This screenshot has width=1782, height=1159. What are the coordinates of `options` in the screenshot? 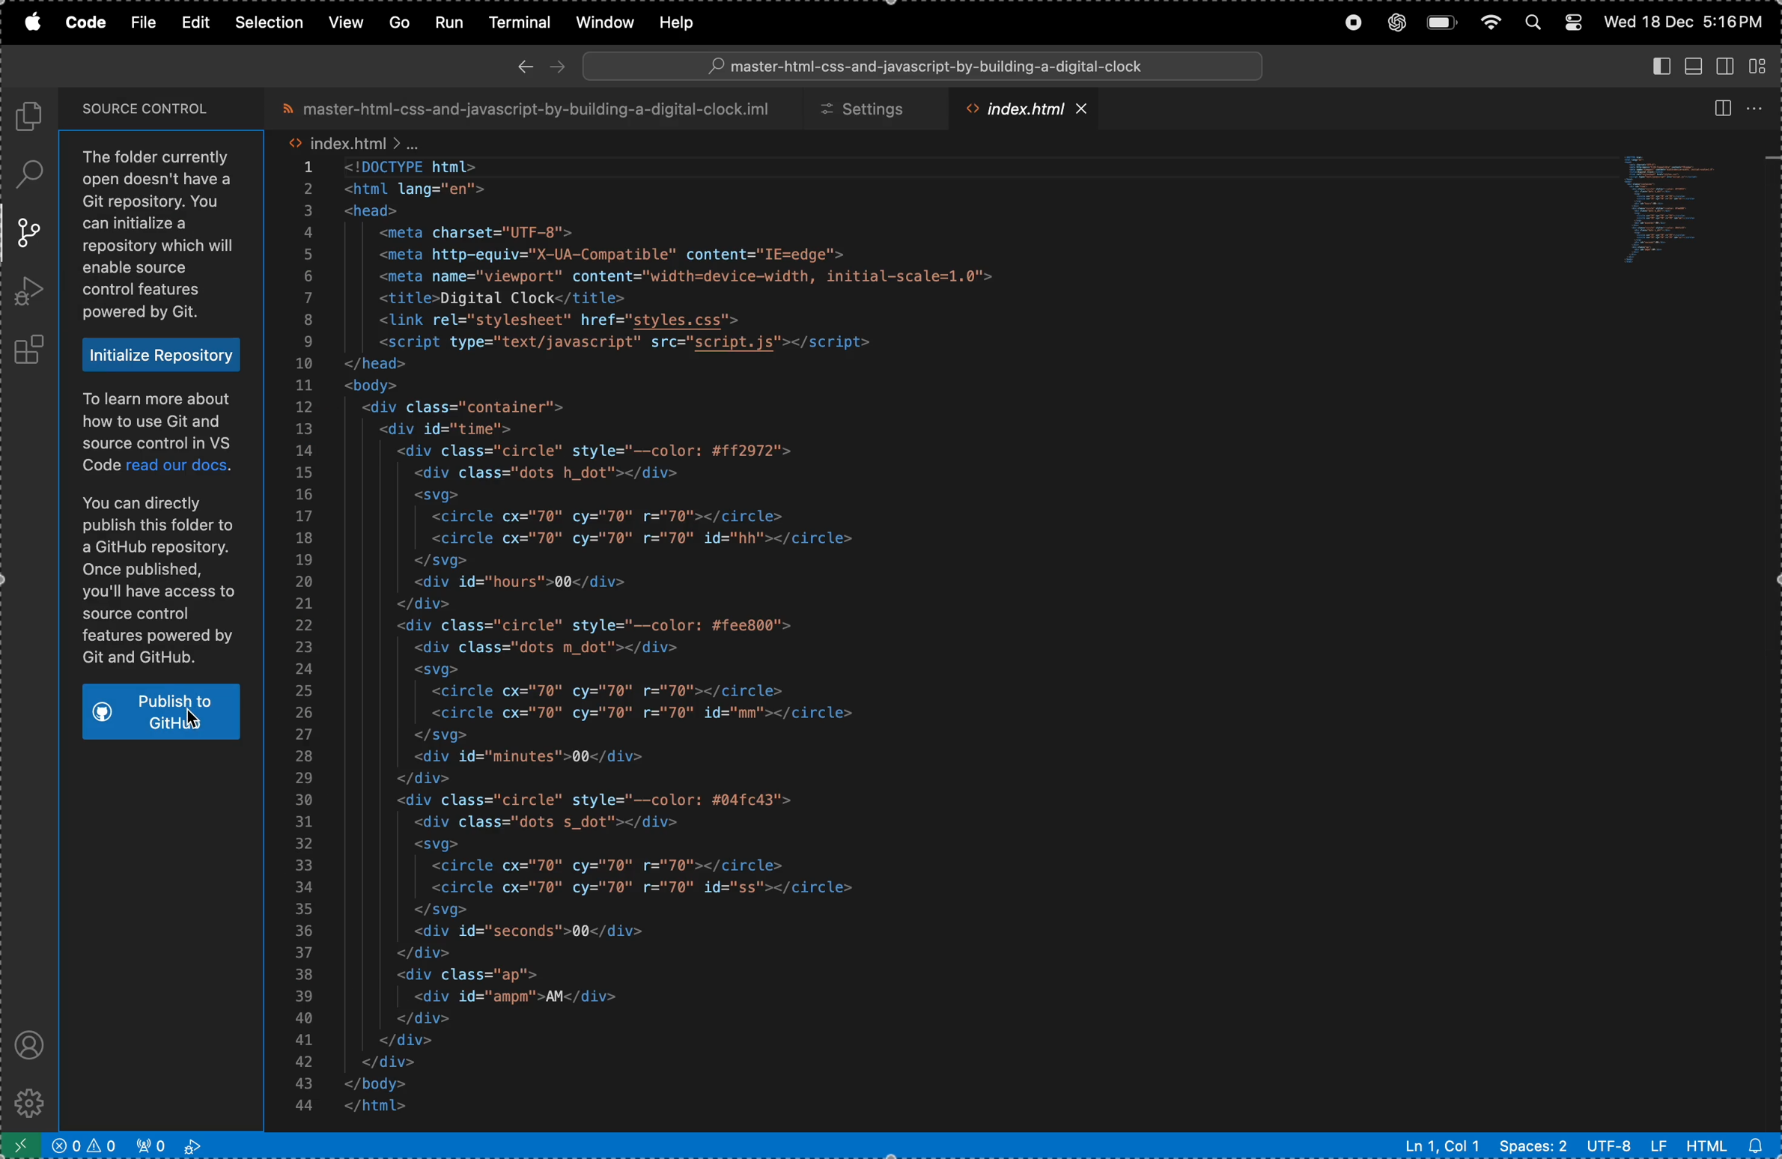 It's located at (1757, 107).